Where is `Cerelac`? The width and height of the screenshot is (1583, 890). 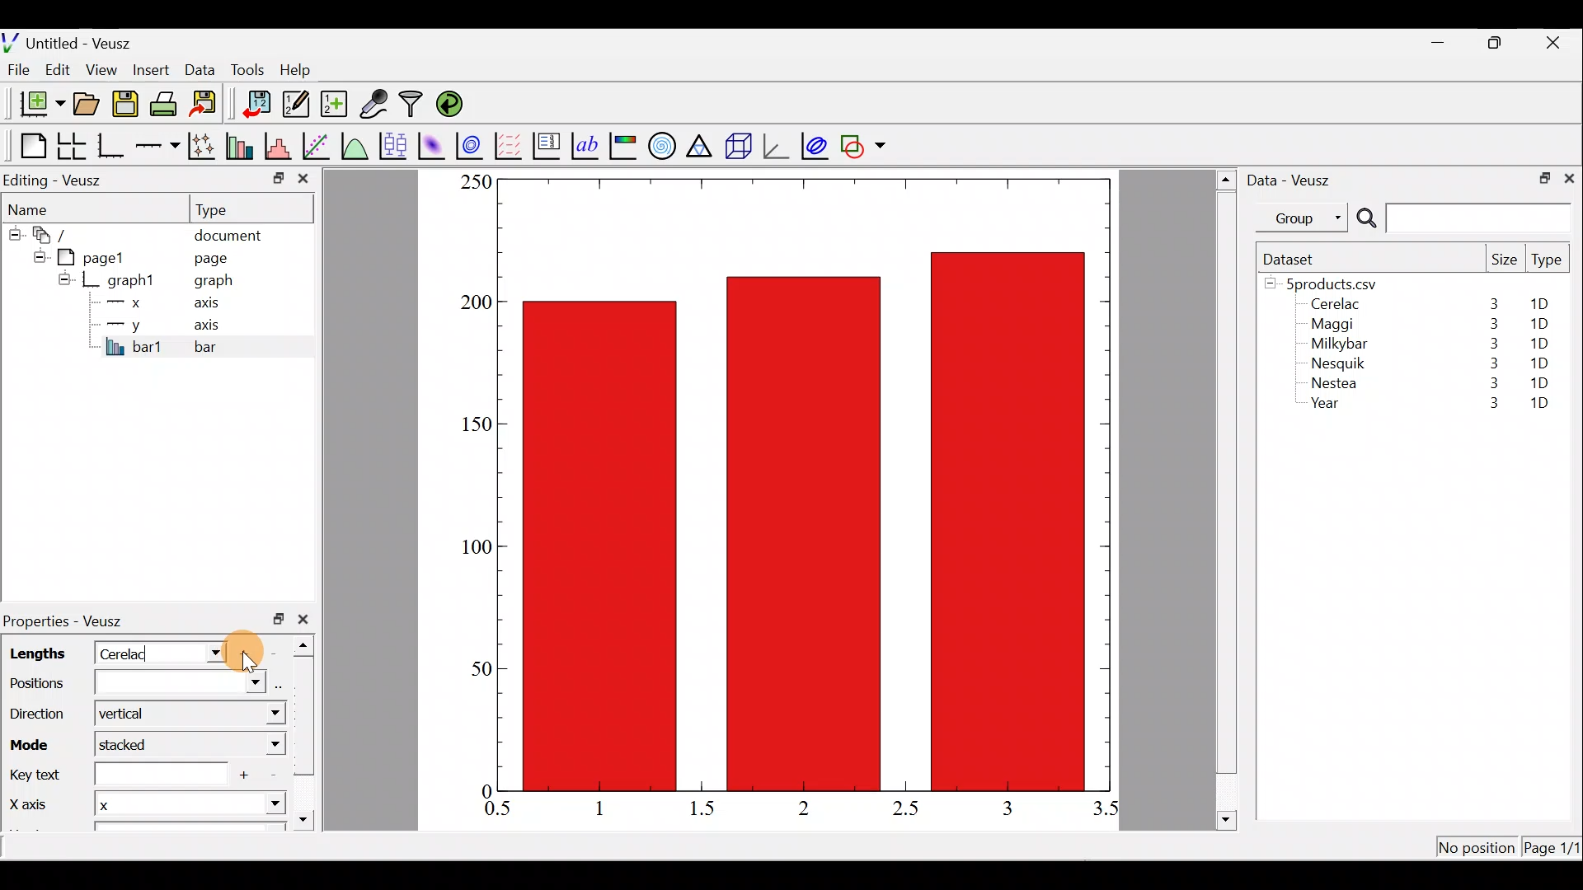 Cerelac is located at coordinates (1332, 305).